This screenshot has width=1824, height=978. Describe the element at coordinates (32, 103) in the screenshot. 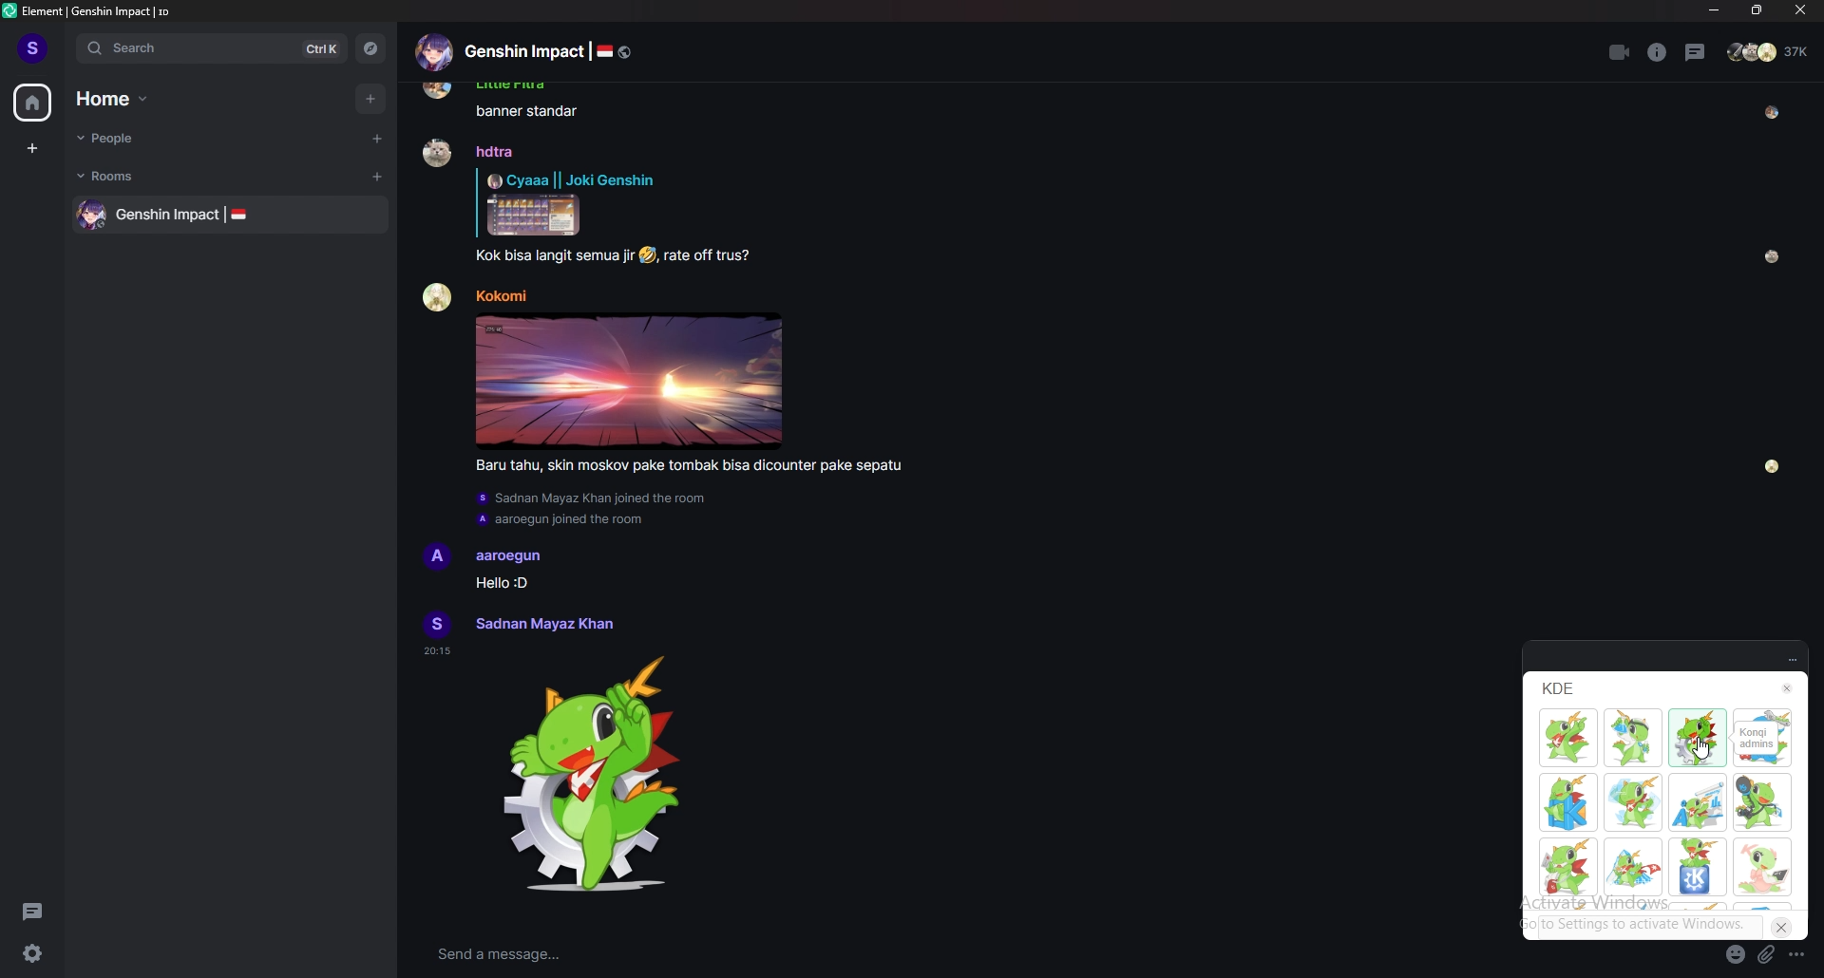

I see `home` at that location.